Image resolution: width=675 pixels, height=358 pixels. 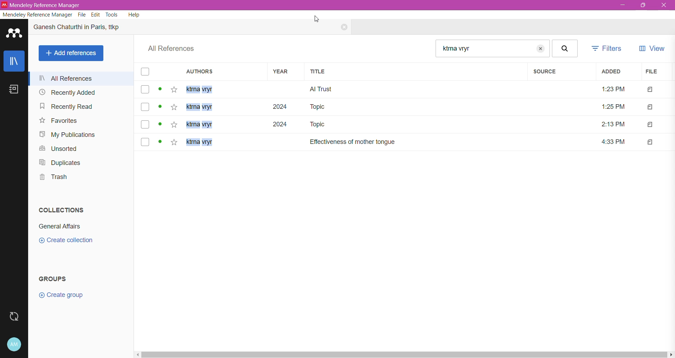 I want to click on Add References, so click(x=71, y=53).